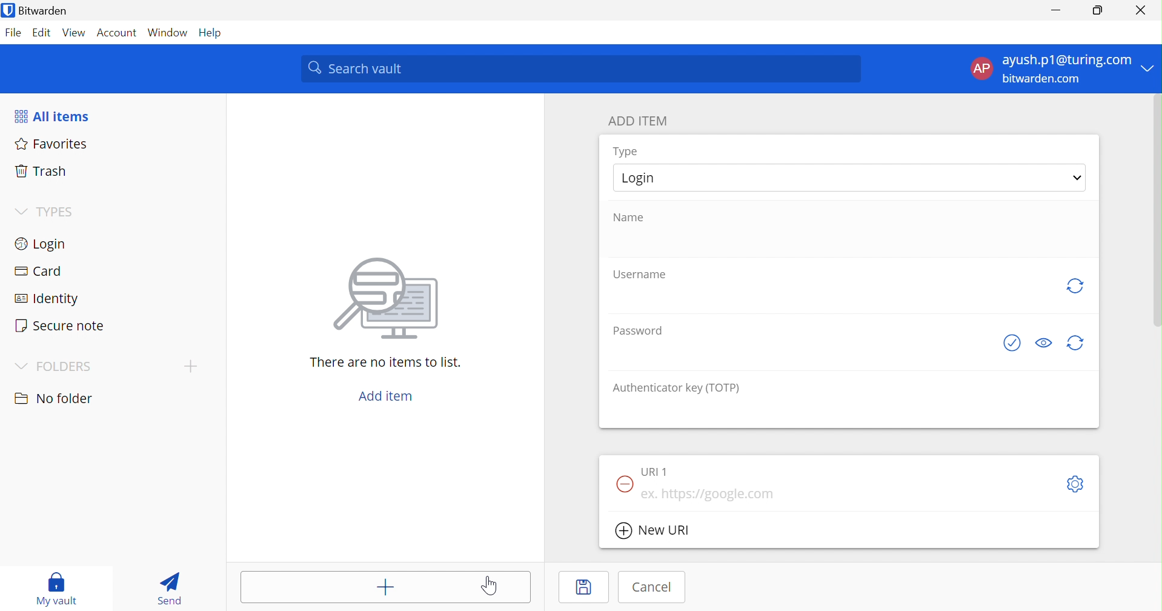 The image size is (1162, 611). I want to click on New URL, so click(660, 532).